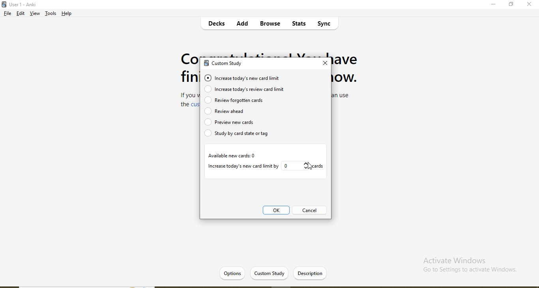 The height and width of the screenshot is (288, 539). I want to click on review forgotten cards, so click(235, 101).